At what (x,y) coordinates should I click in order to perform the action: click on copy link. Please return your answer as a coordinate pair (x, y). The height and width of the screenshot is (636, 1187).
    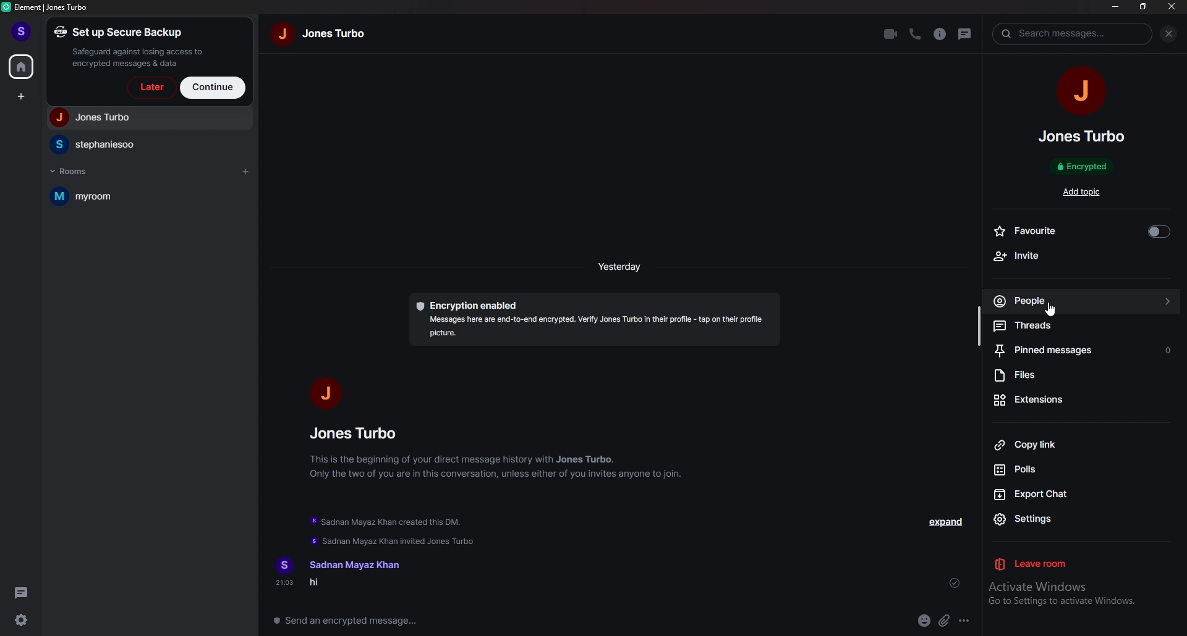
    Looking at the image, I should click on (1084, 444).